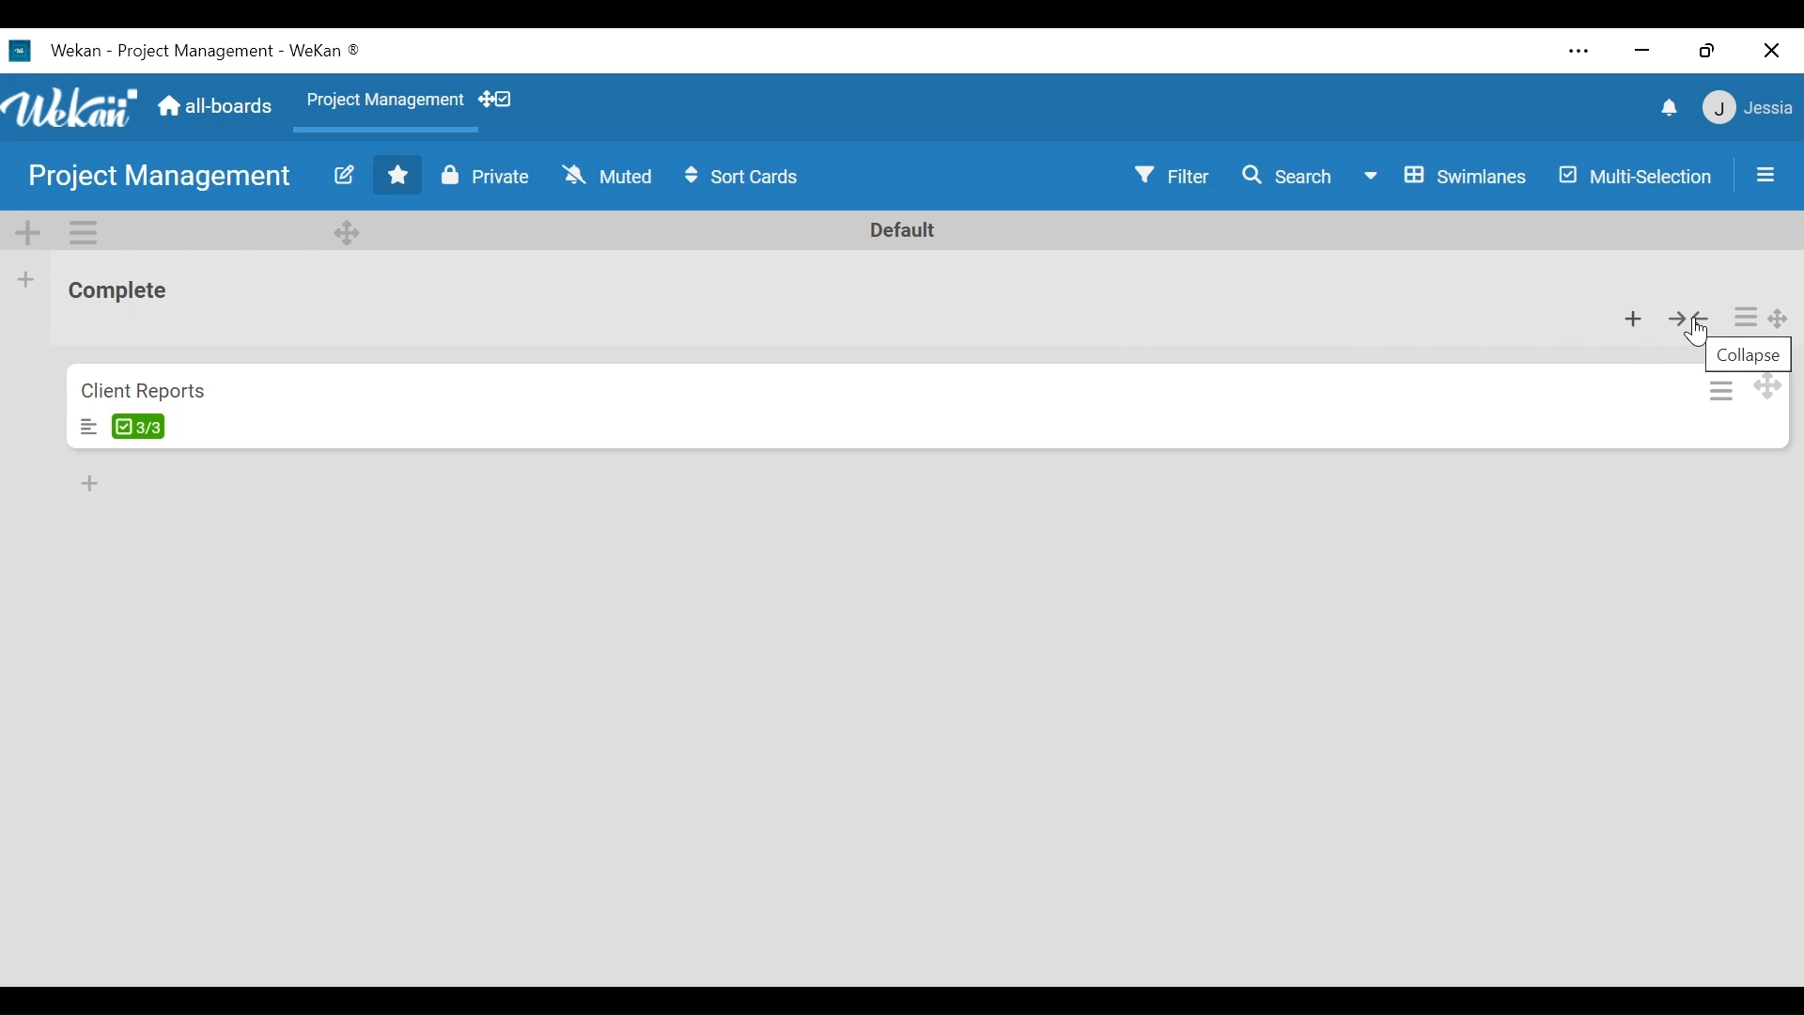 The width and height of the screenshot is (1804, 1015). I want to click on Swimlane actions, so click(83, 231).